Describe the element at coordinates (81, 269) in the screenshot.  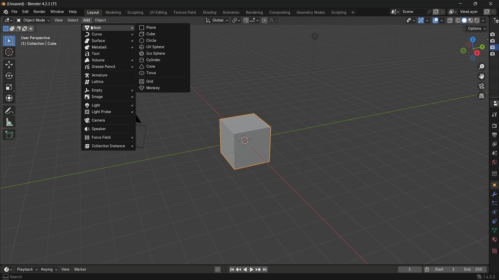
I see `marker` at that location.